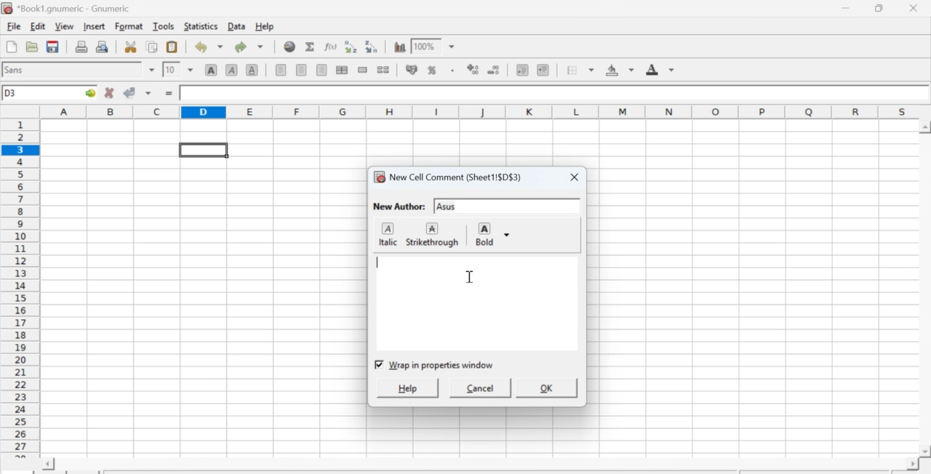  I want to click on ok, so click(548, 388).